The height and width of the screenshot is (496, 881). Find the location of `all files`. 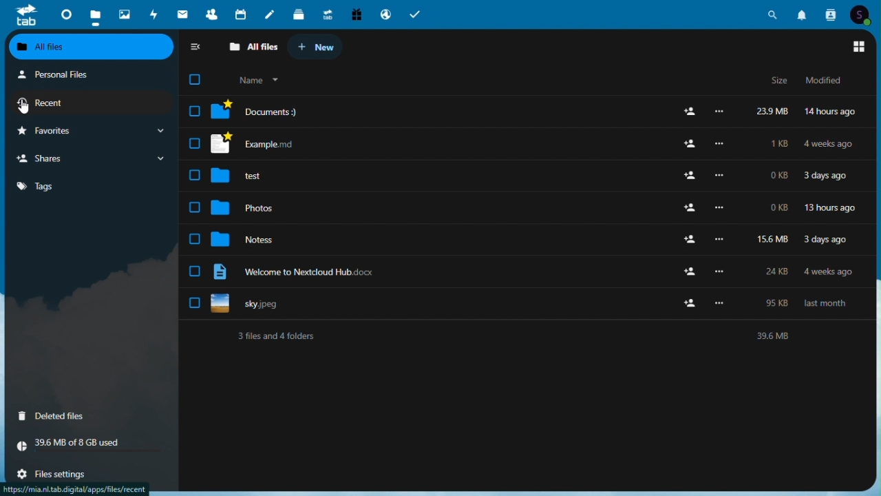

all files is located at coordinates (92, 45).